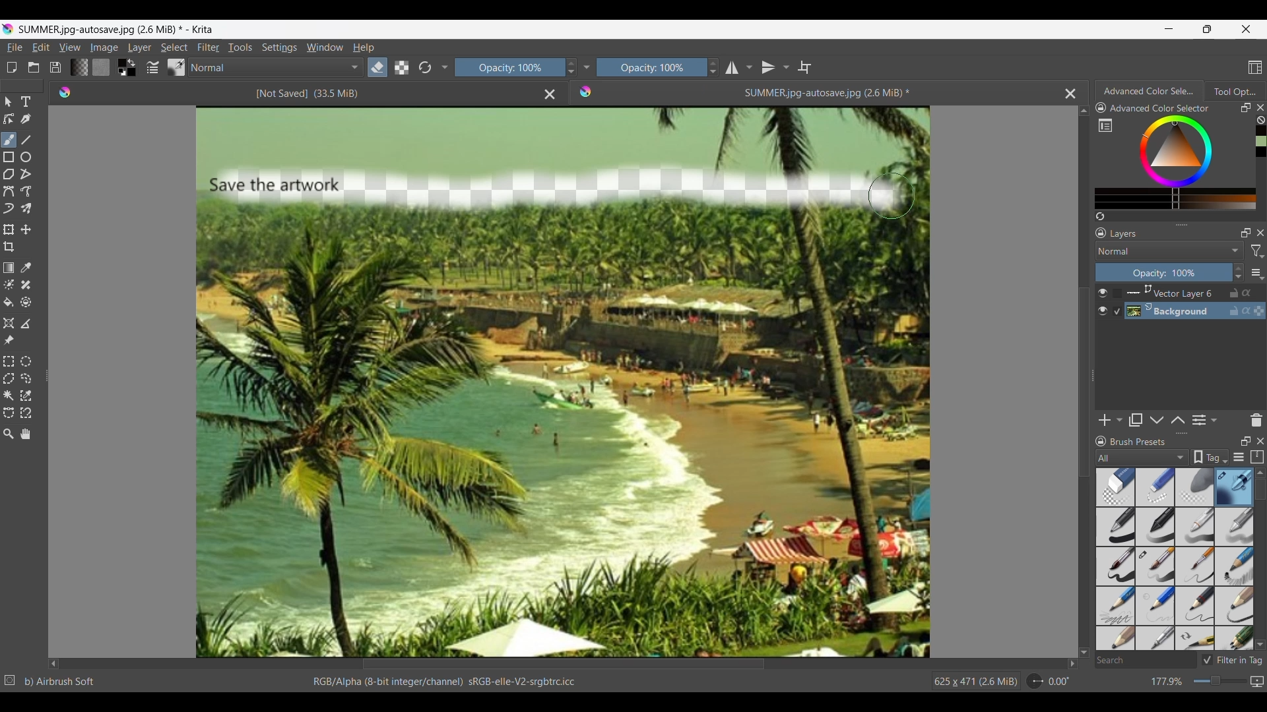 The image size is (1267, 712). Describe the element at coordinates (9, 158) in the screenshot. I see `Rectangle tool` at that location.